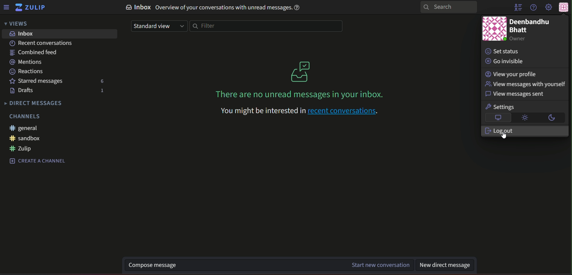 Image resolution: width=572 pixels, height=275 pixels. What do you see at coordinates (42, 43) in the screenshot?
I see `text` at bounding box center [42, 43].